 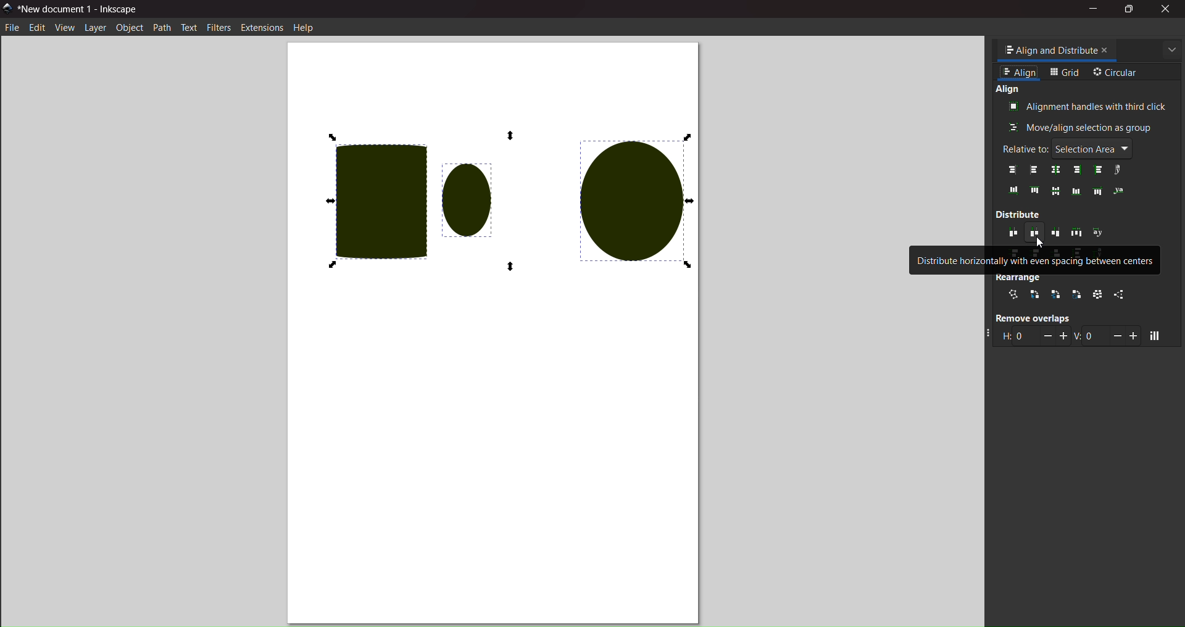 What do you see at coordinates (1077, 294) in the screenshot?
I see `rotate around center point` at bounding box center [1077, 294].